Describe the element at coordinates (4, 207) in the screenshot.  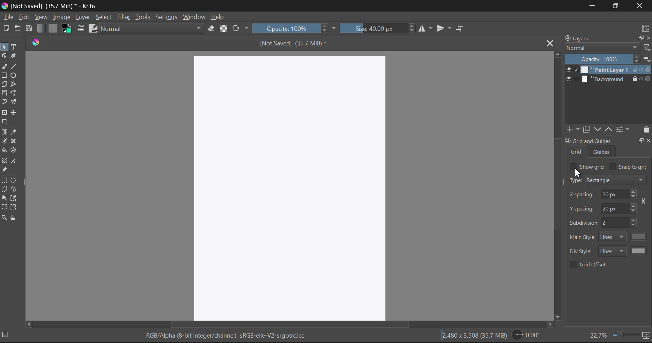
I see `Bezier Curve Selection` at that location.